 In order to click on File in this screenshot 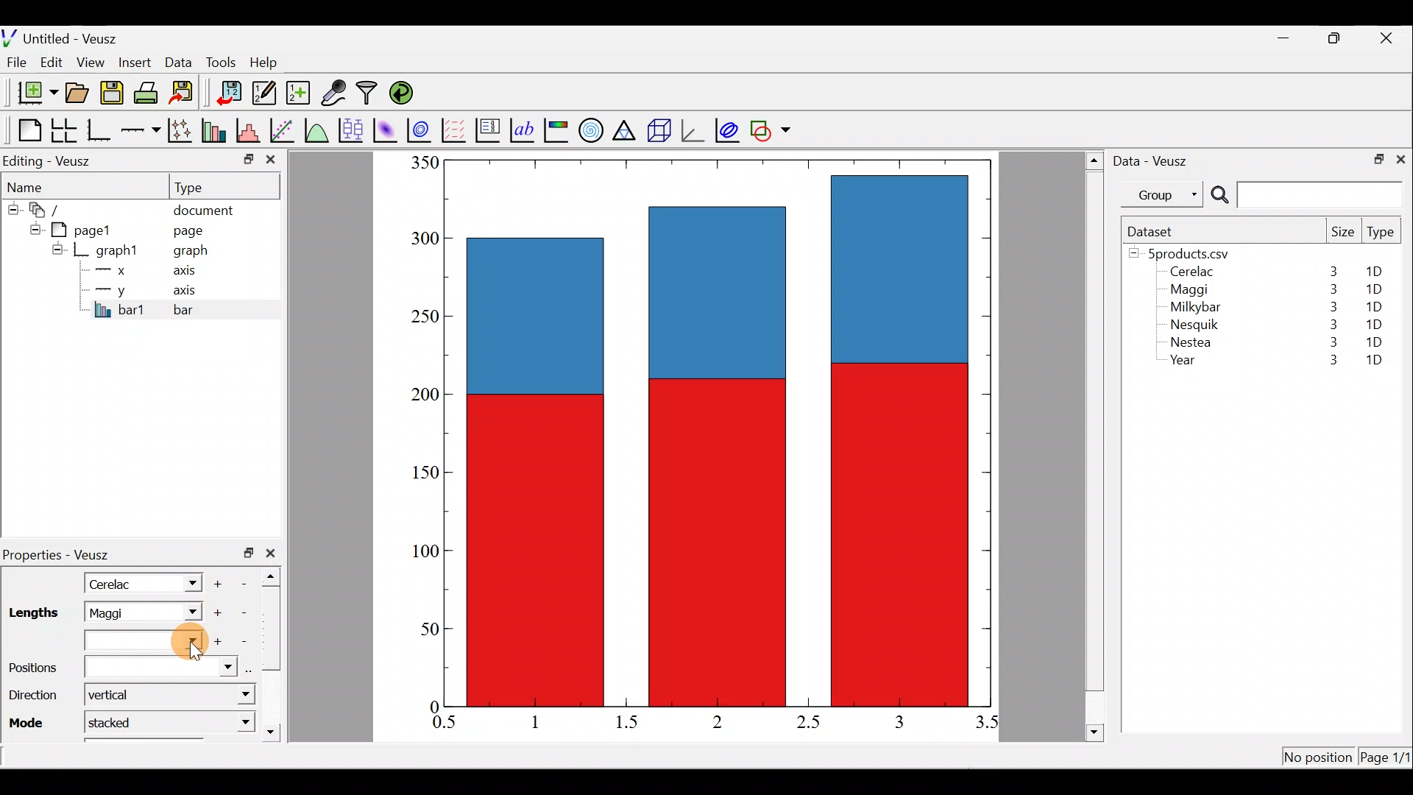, I will do `click(14, 63)`.